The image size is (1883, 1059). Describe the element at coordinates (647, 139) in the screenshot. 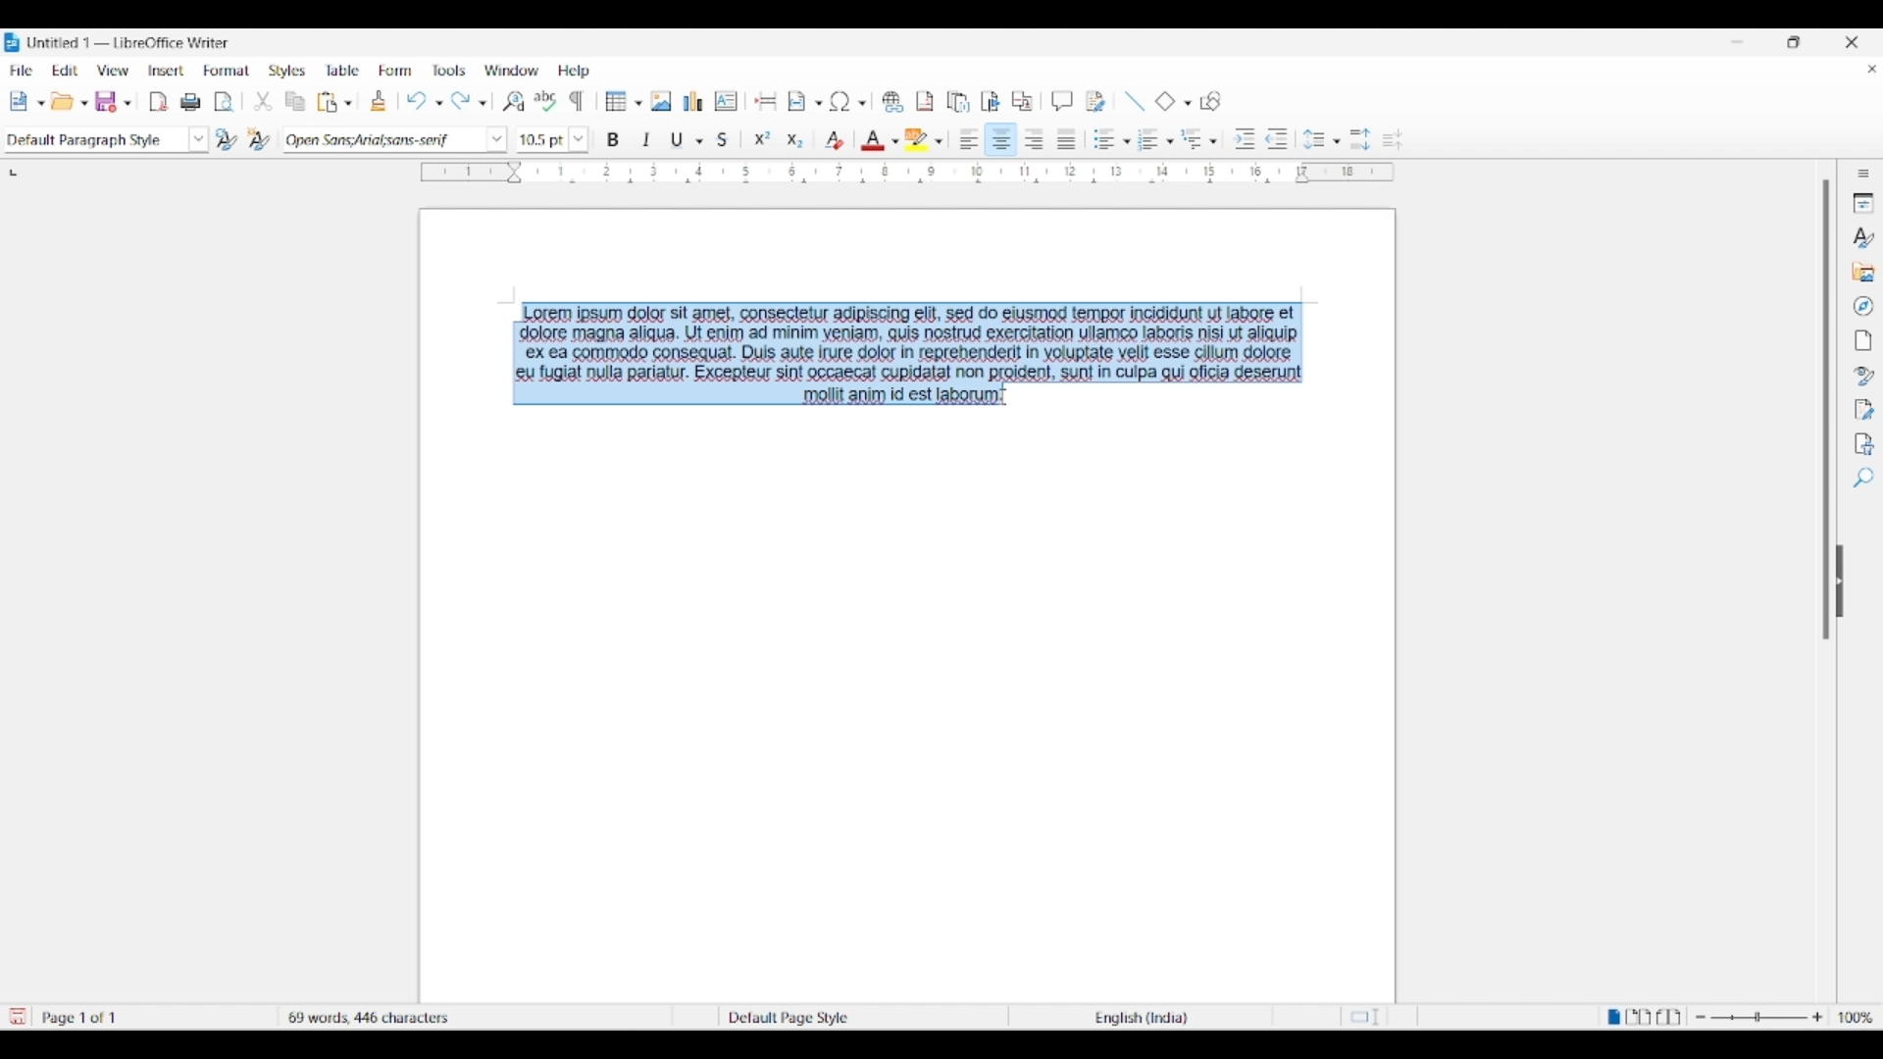

I see `Italic` at that location.